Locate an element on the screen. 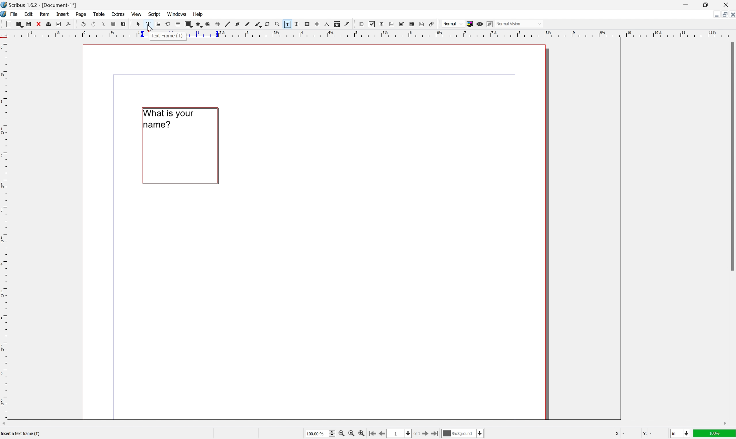 The image size is (736, 439). script is located at coordinates (155, 14).